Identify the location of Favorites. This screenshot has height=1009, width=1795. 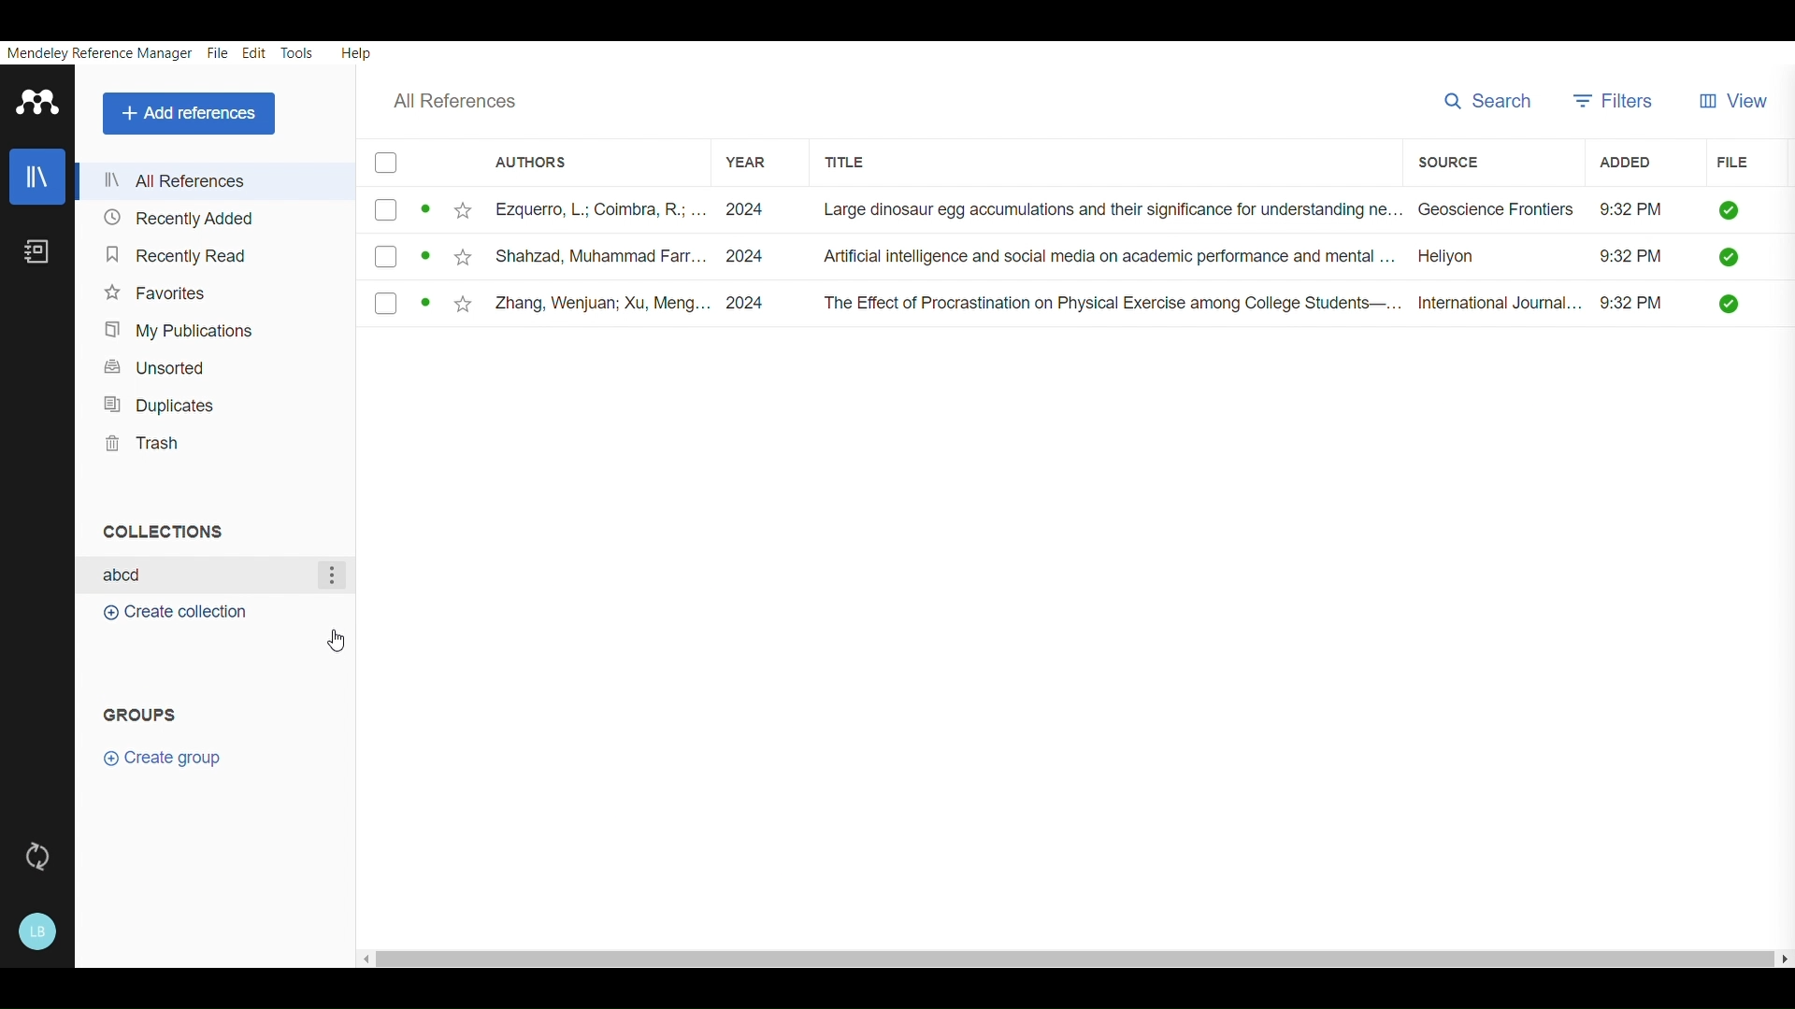
(160, 289).